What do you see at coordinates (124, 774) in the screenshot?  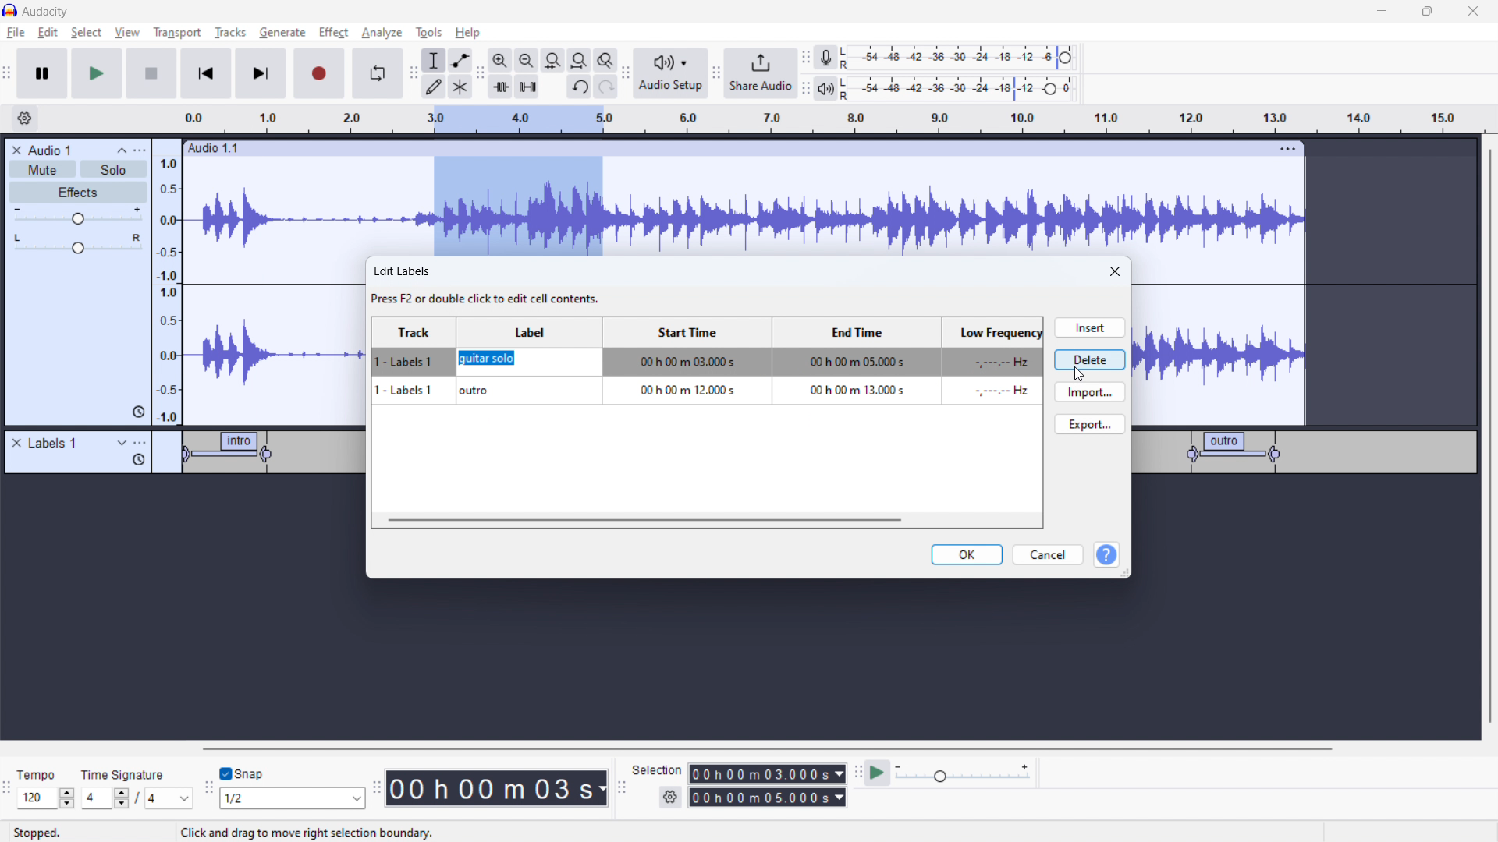 I see `time signature` at bounding box center [124, 774].